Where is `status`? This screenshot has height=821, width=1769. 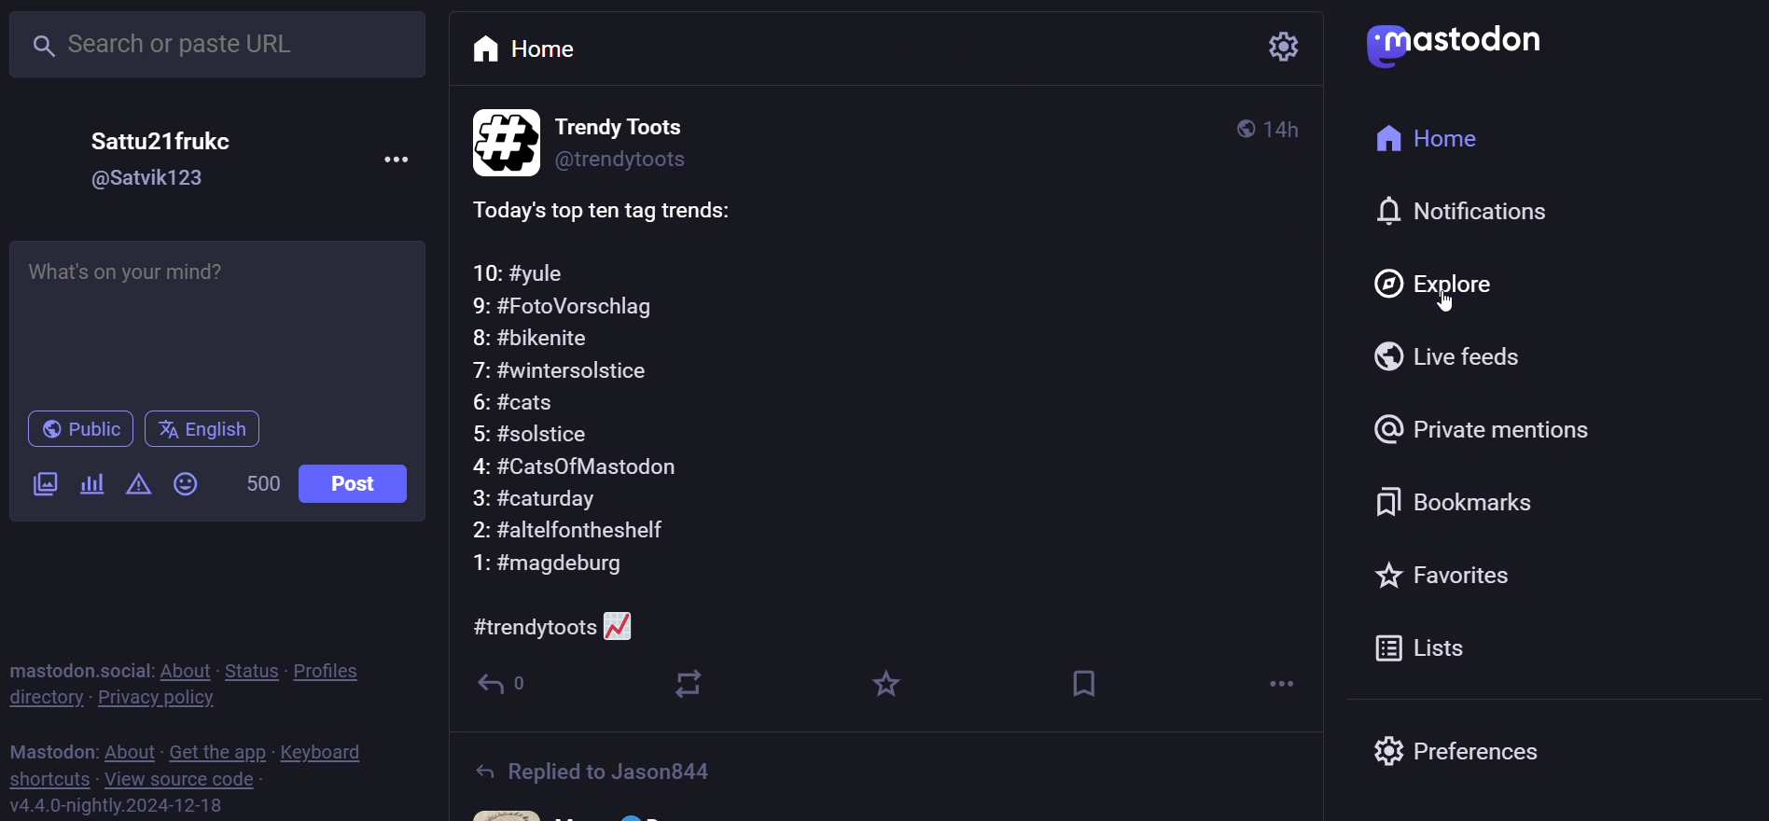 status is located at coordinates (249, 671).